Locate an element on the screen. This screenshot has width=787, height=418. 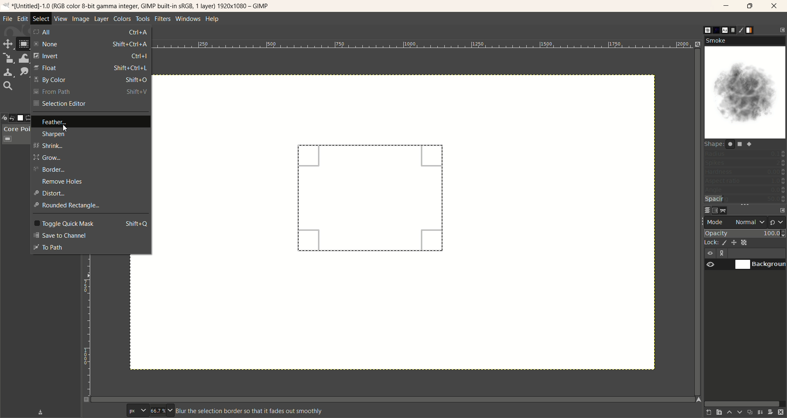
lock pixels is located at coordinates (724, 243).